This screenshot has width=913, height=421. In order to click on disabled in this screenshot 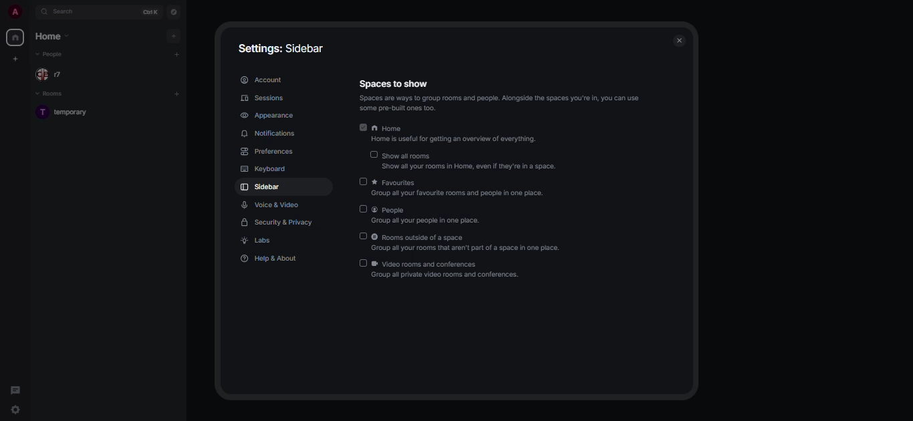, I will do `click(365, 181)`.